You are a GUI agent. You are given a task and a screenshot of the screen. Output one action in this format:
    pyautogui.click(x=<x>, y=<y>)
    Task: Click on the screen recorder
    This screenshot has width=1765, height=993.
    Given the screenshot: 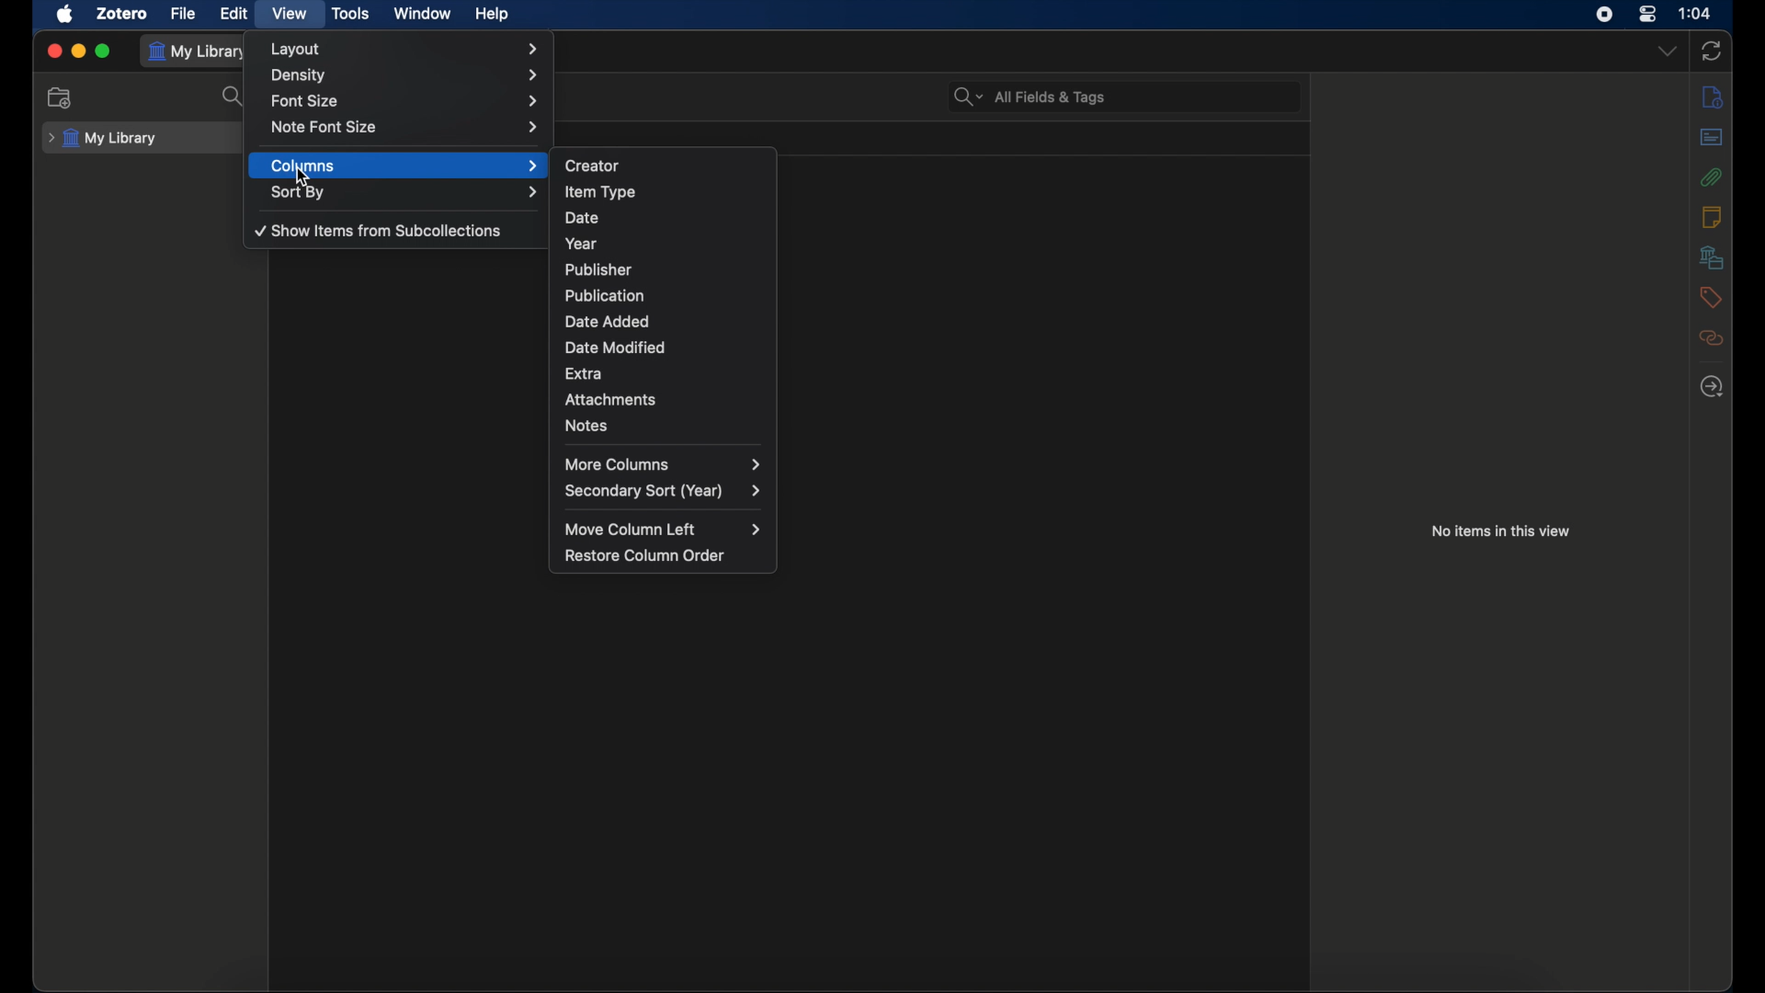 What is the action you would take?
    pyautogui.click(x=1604, y=15)
    